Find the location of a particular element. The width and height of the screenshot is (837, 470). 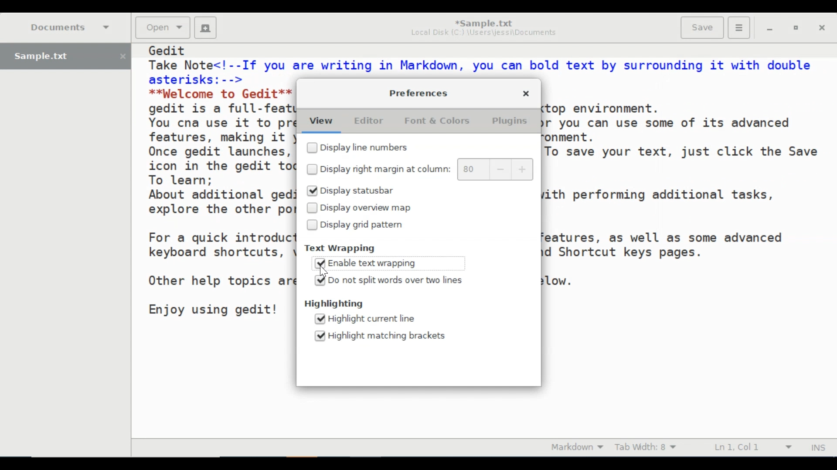

(un)select Display grid pattern is located at coordinates (355, 226).